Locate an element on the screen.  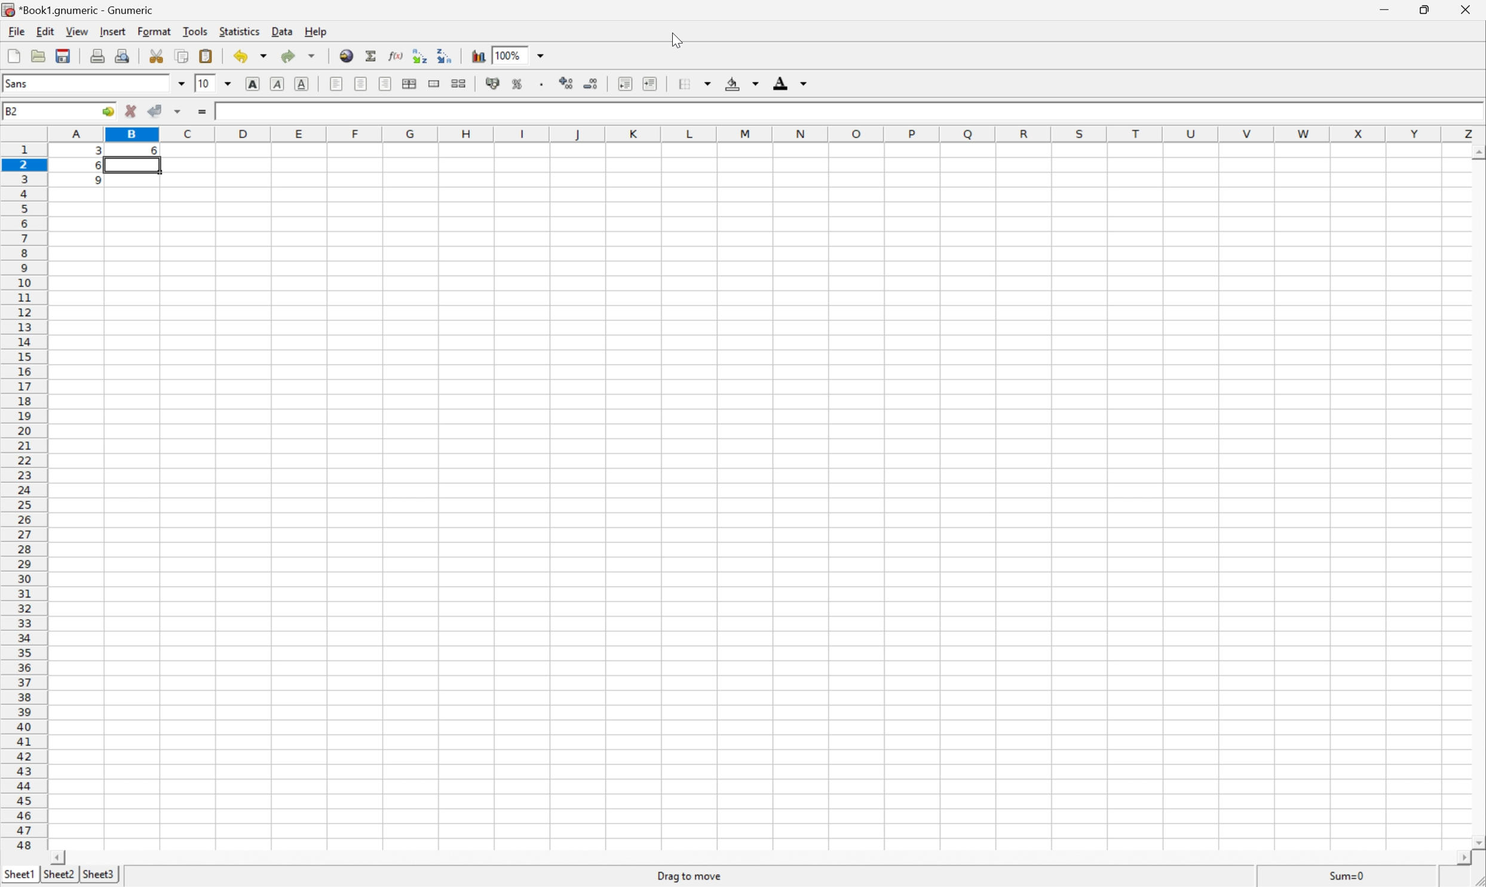
Insert a chart is located at coordinates (479, 56).